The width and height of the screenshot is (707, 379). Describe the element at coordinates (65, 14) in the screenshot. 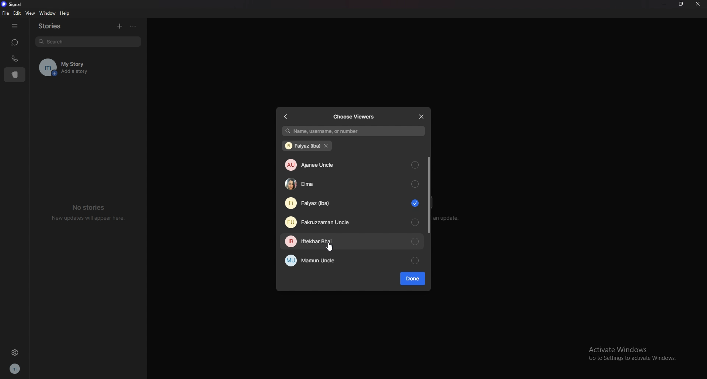

I see `help` at that location.